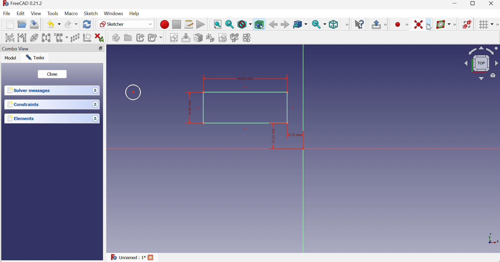  I want to click on Rectangular array, so click(75, 38).